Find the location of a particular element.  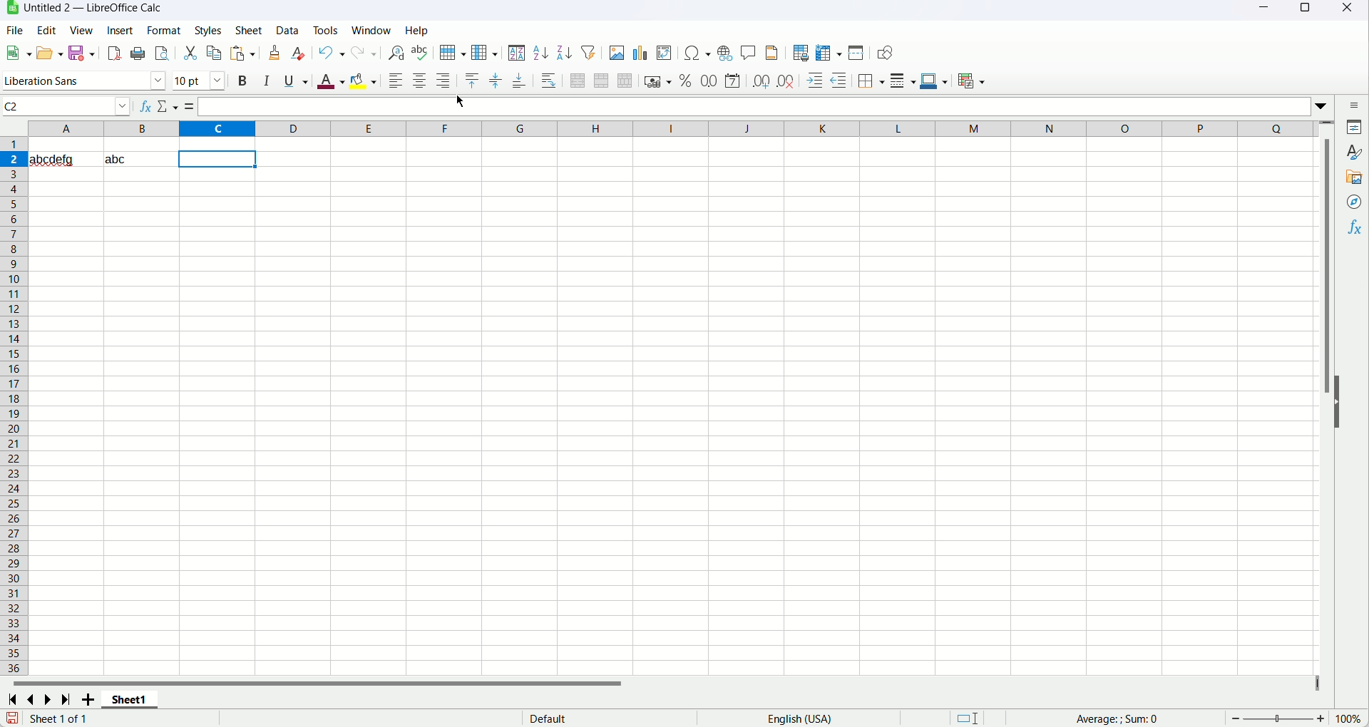

italics is located at coordinates (267, 81).